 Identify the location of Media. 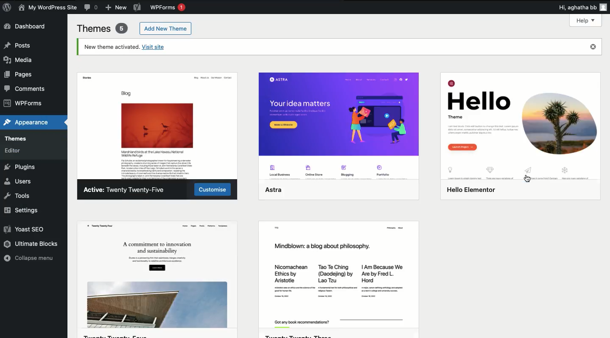
(21, 59).